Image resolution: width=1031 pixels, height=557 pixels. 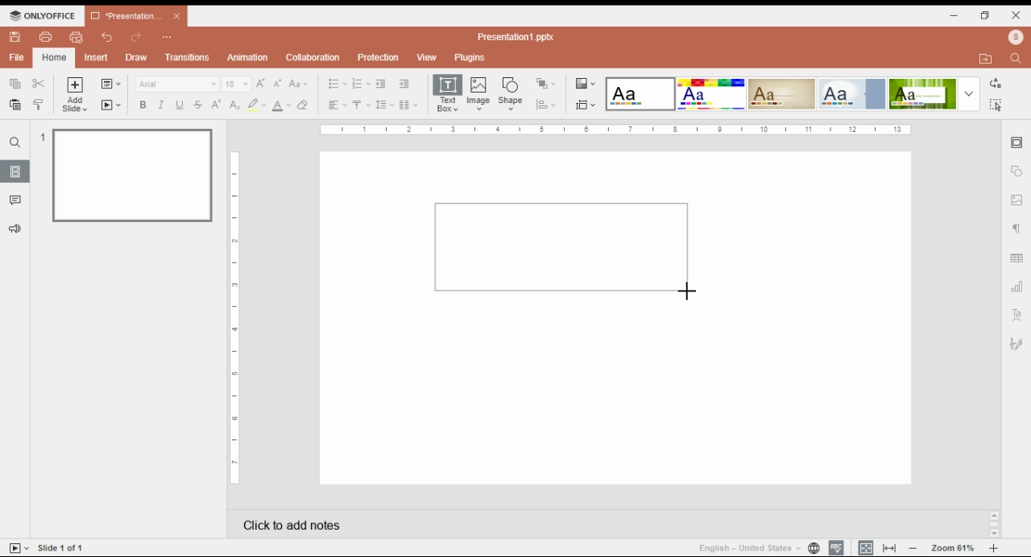 I want to click on transitions, so click(x=188, y=59).